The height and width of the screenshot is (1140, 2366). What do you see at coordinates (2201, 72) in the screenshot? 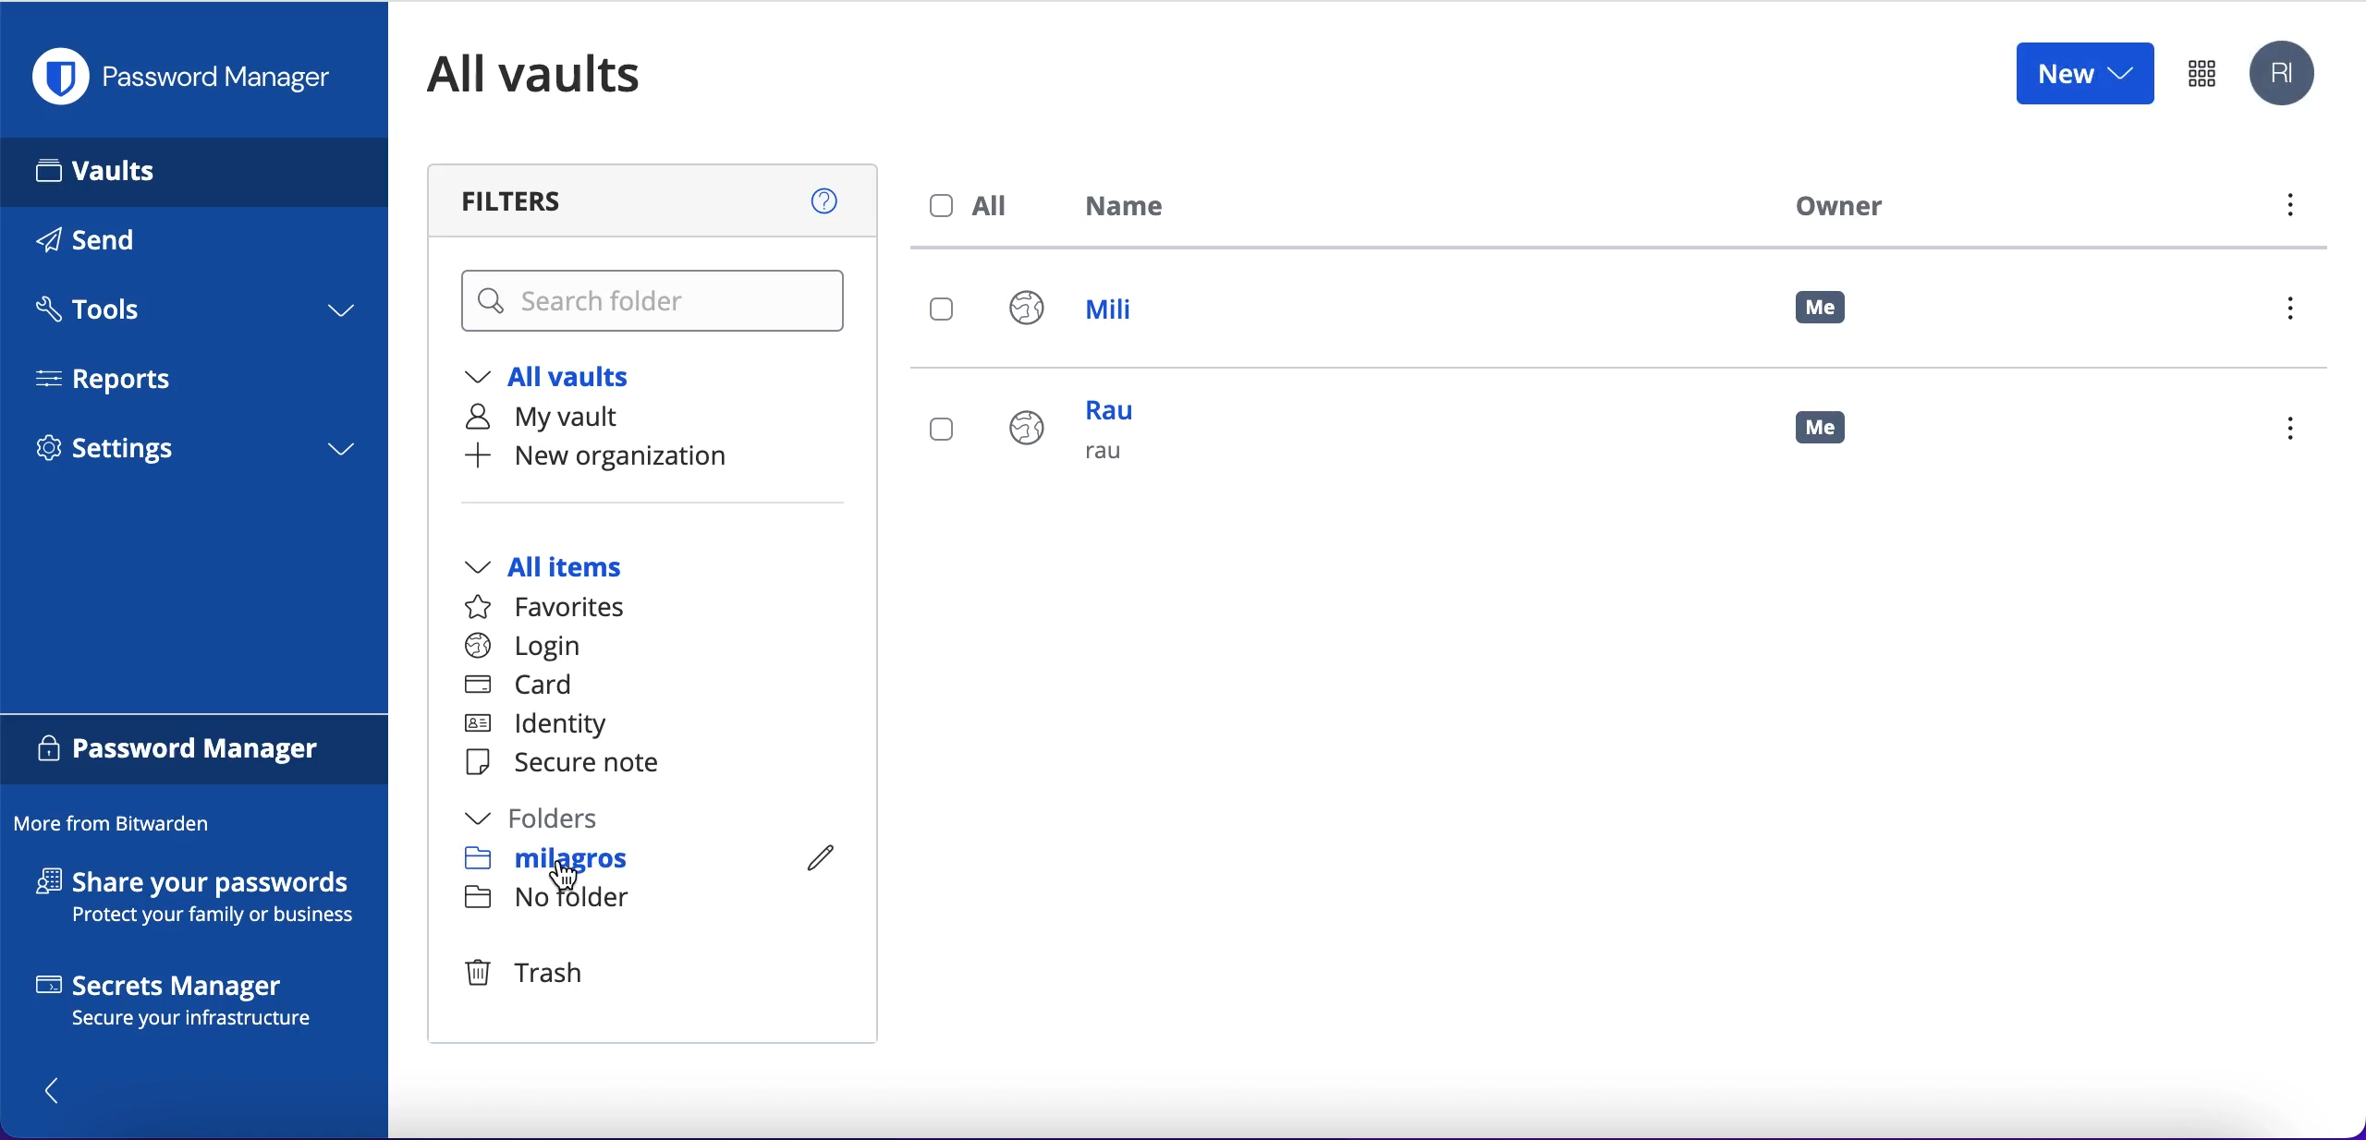
I see `password manager` at bounding box center [2201, 72].